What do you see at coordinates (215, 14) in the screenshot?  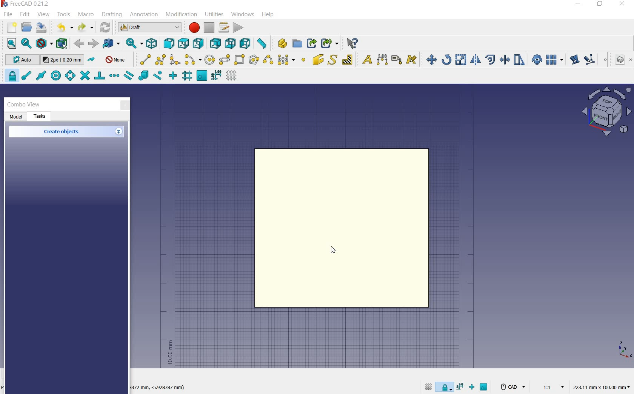 I see `utilities` at bounding box center [215, 14].